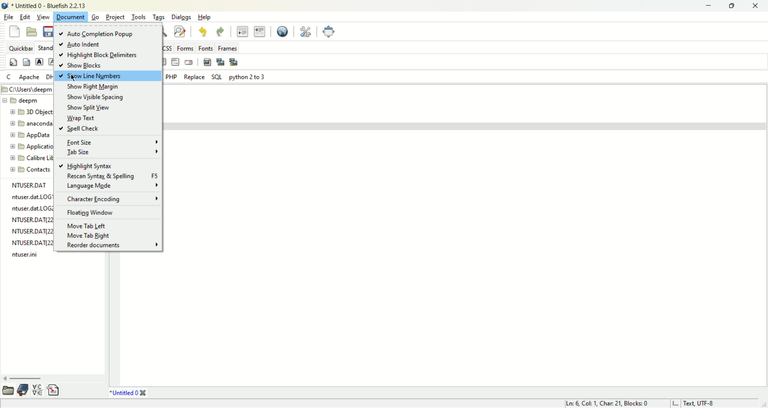 Image resolution: width=768 pixels, height=408 pixels. I want to click on file, so click(8, 17).